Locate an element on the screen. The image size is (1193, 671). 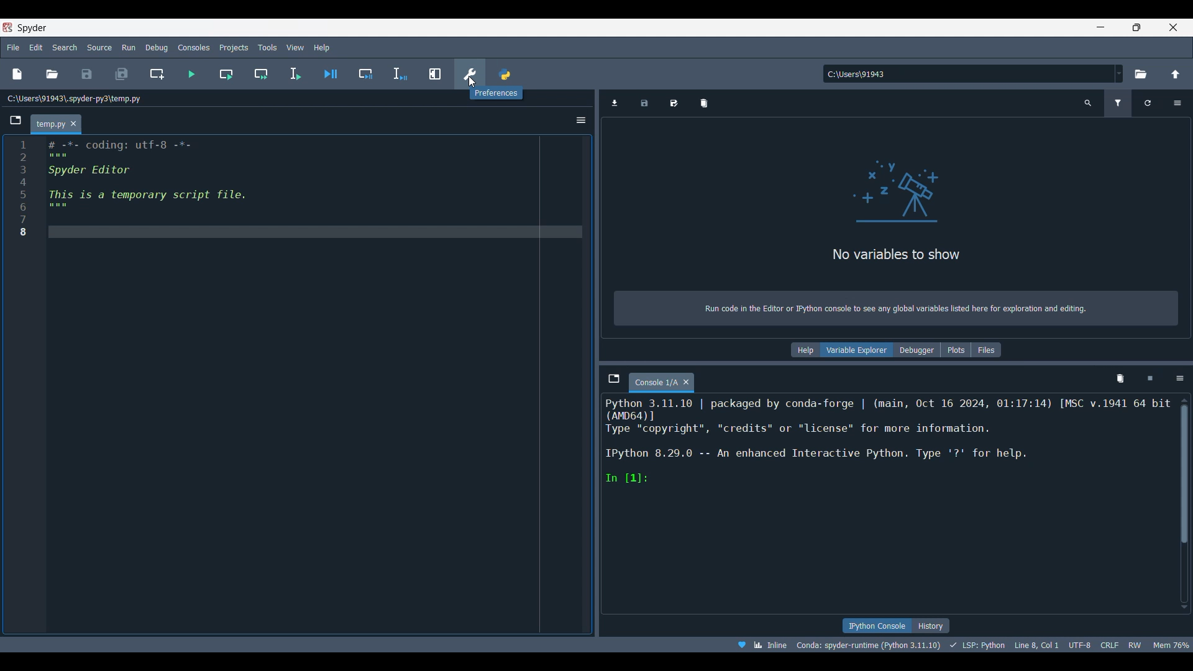
New file is located at coordinates (17, 74).